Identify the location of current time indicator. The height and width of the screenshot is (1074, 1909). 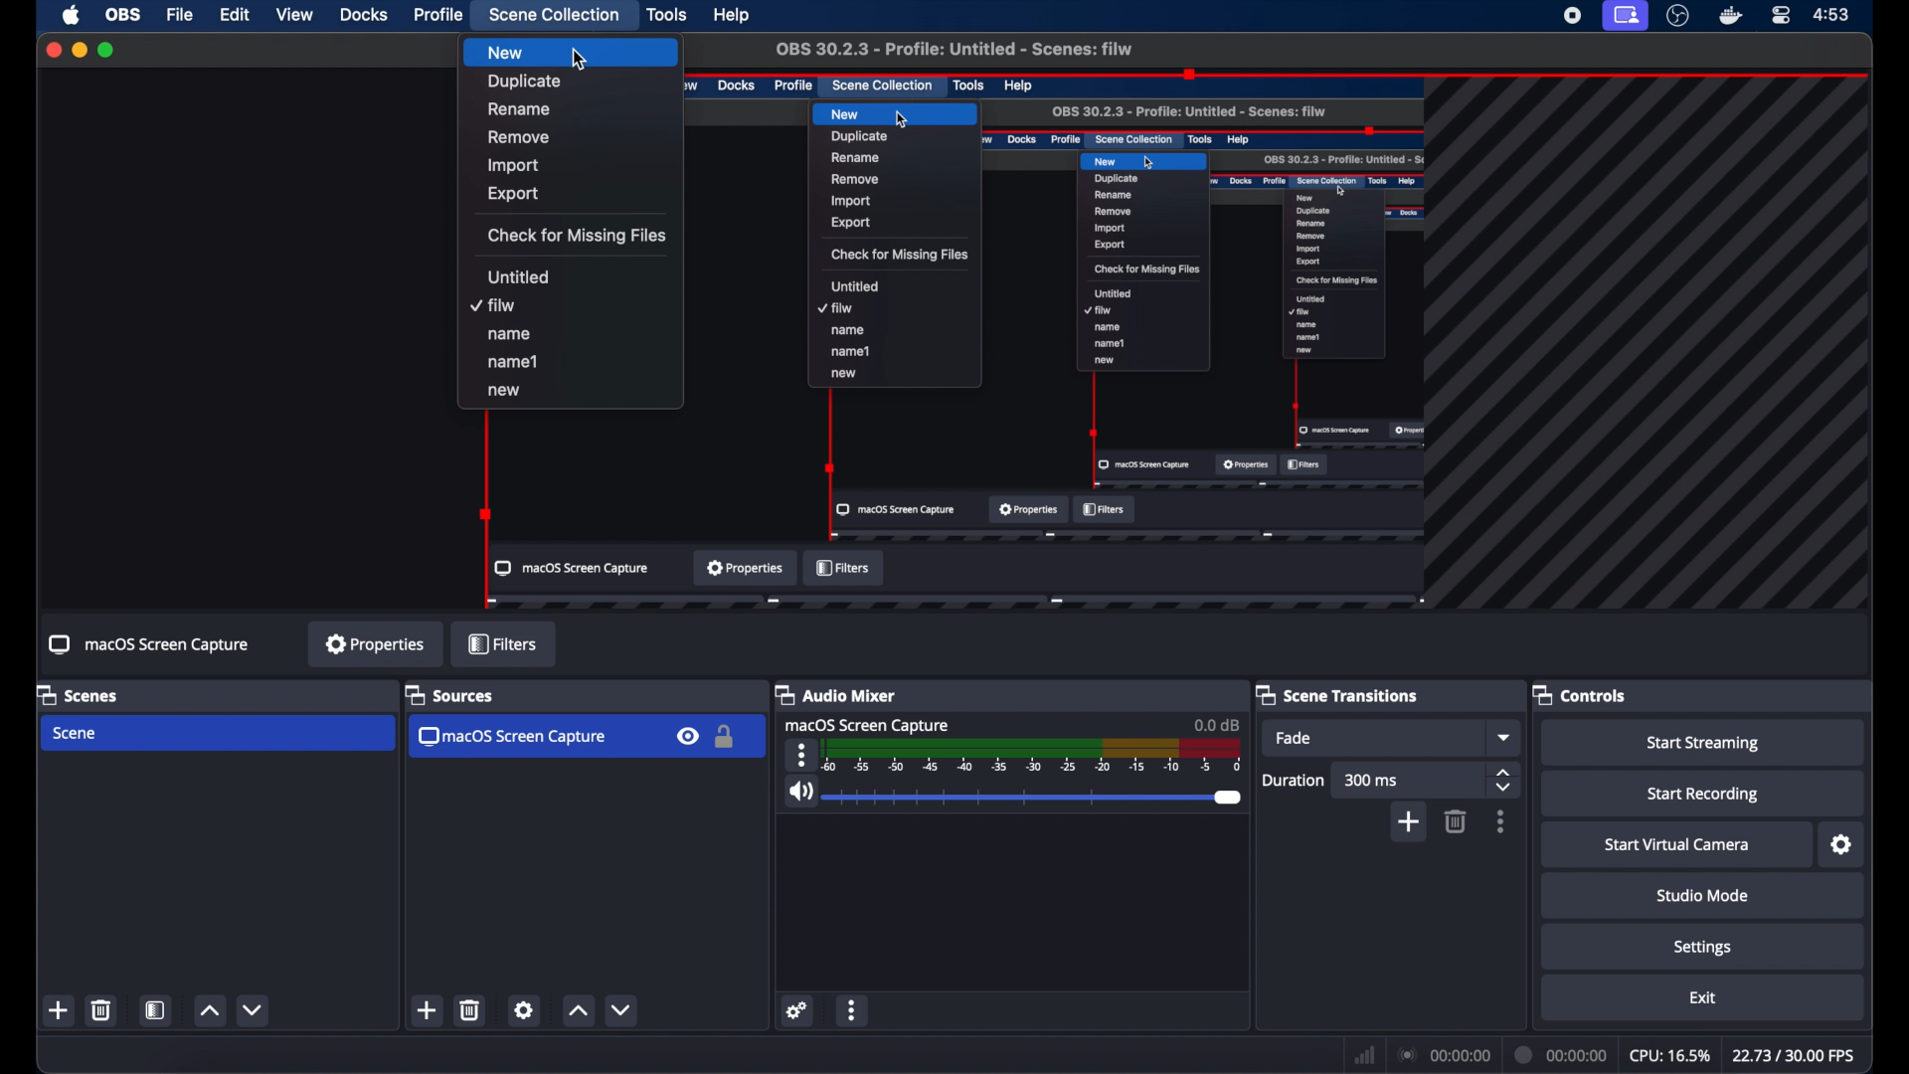
(1565, 1051).